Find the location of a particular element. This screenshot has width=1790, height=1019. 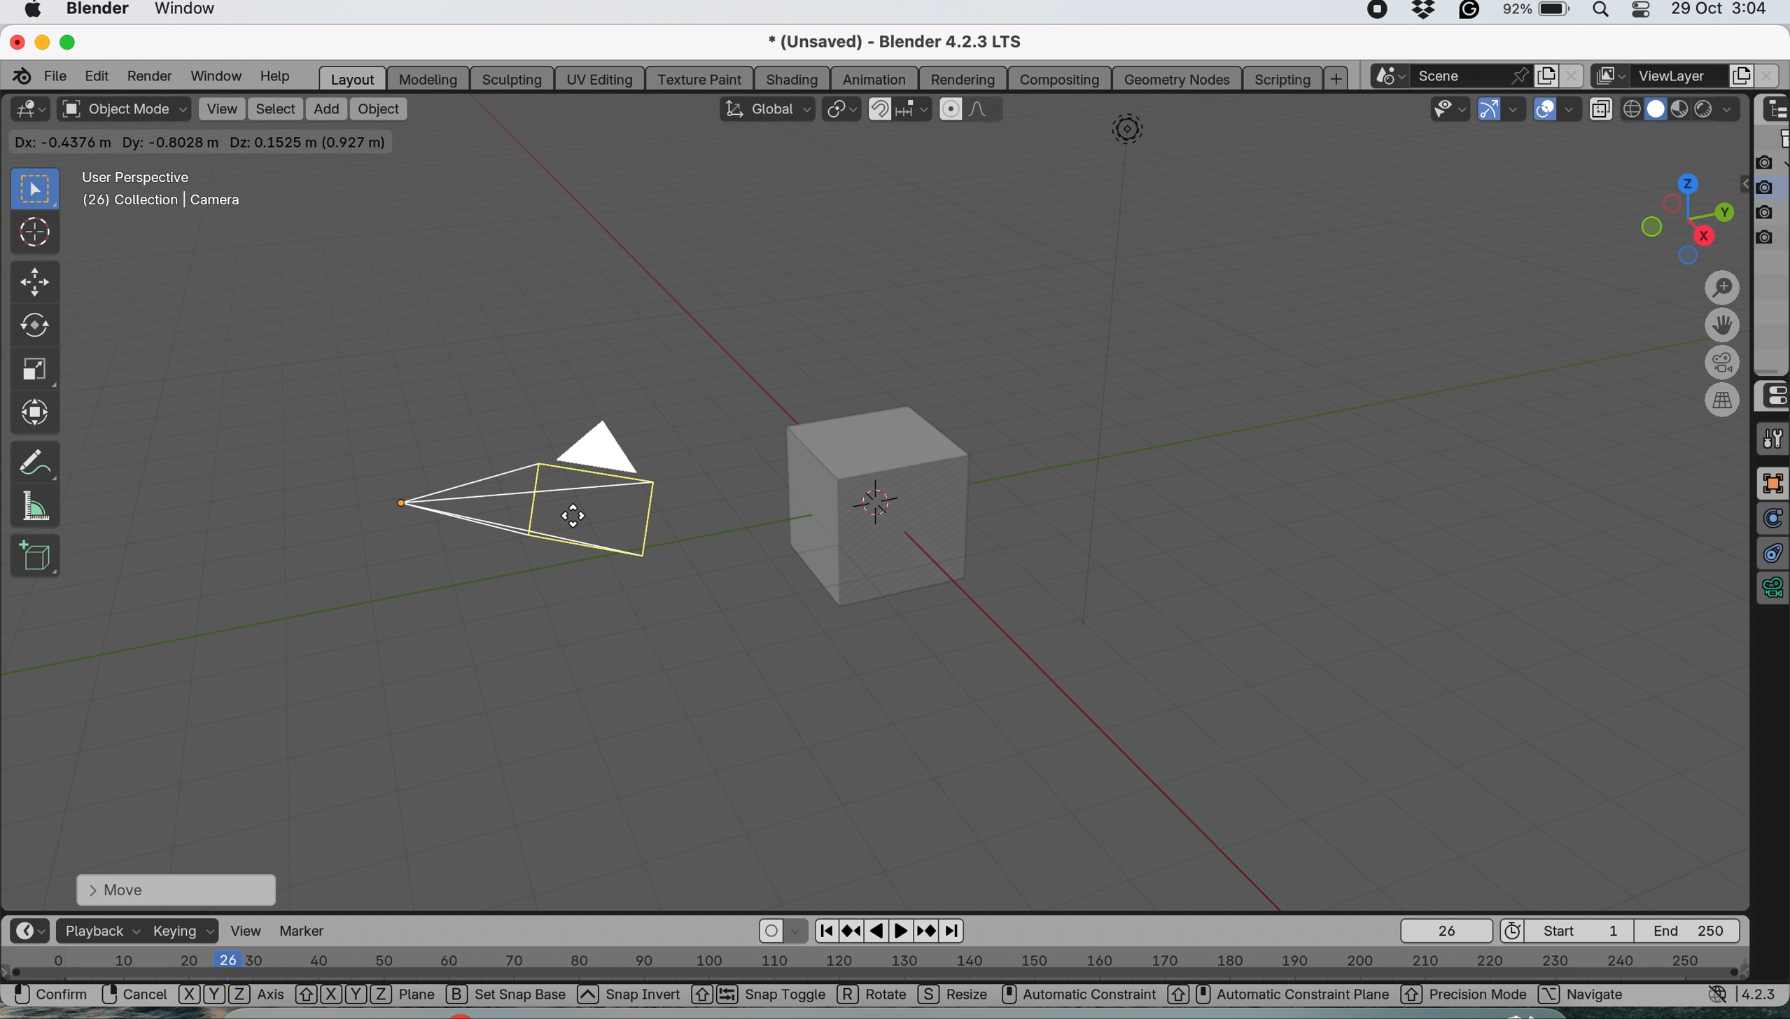

maximise is located at coordinates (72, 42).